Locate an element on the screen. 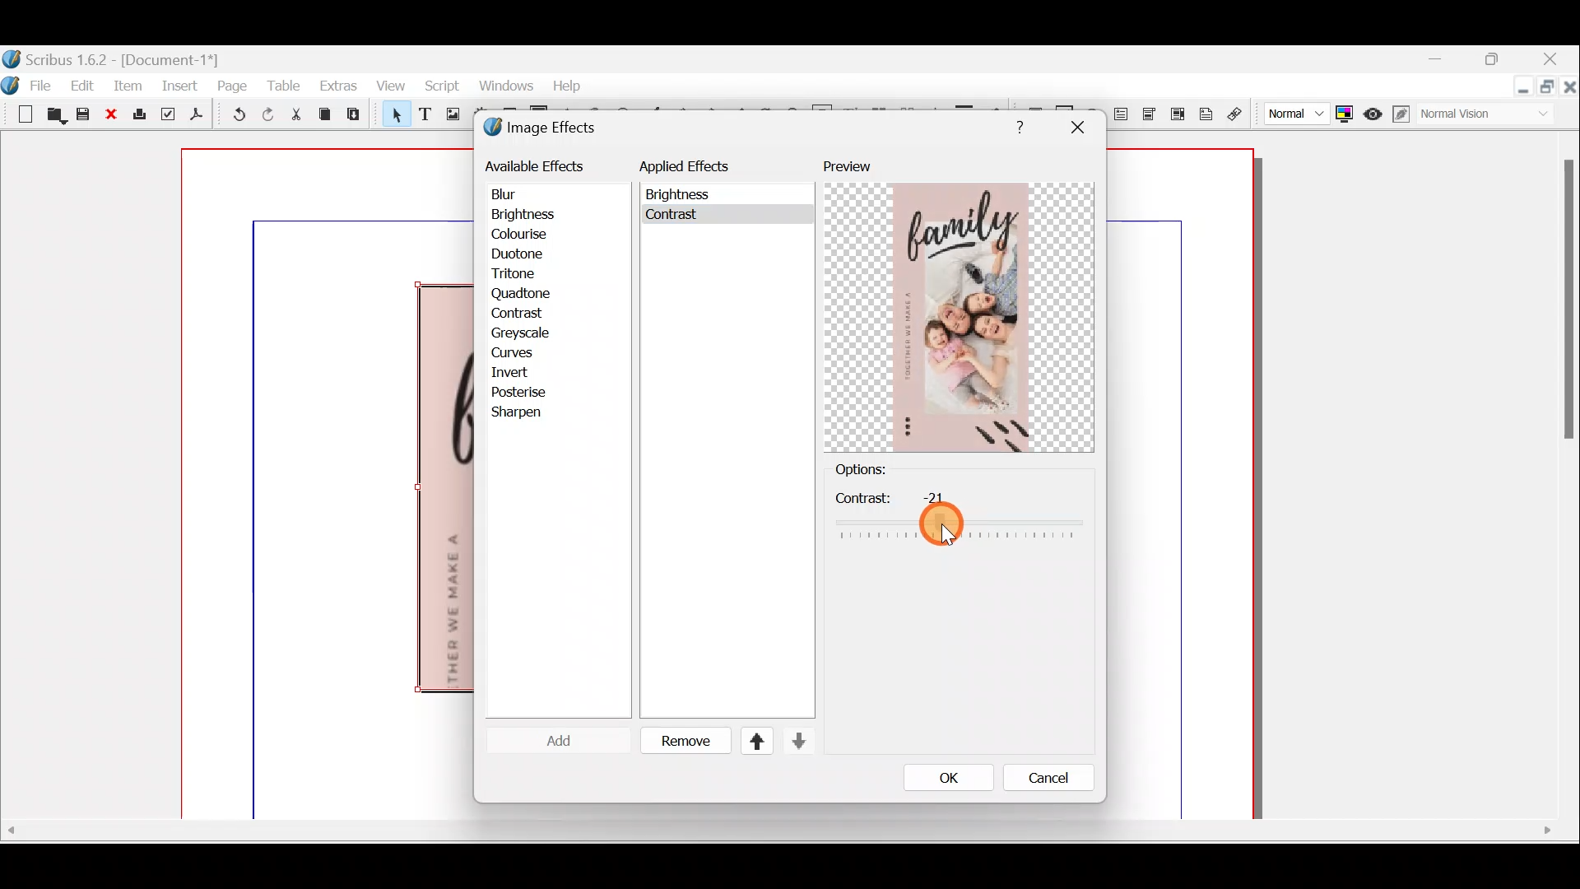   is located at coordinates (1015, 124).